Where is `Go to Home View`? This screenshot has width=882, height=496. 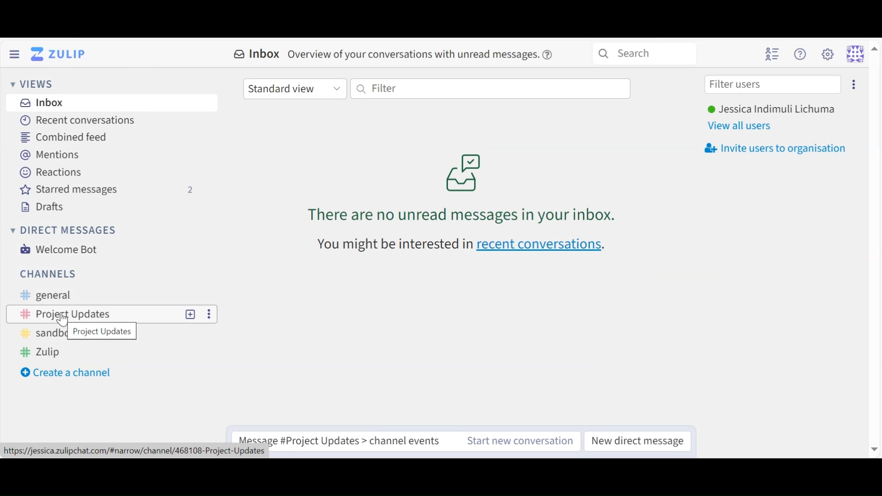 Go to Home View is located at coordinates (60, 54).